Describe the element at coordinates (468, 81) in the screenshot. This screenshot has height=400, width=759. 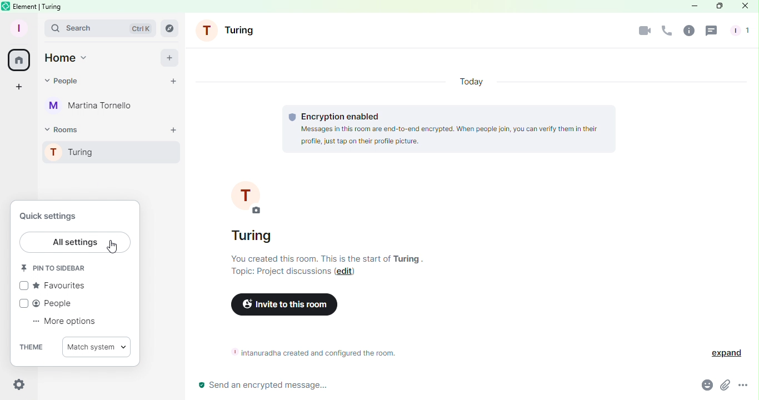
I see `Today` at that location.